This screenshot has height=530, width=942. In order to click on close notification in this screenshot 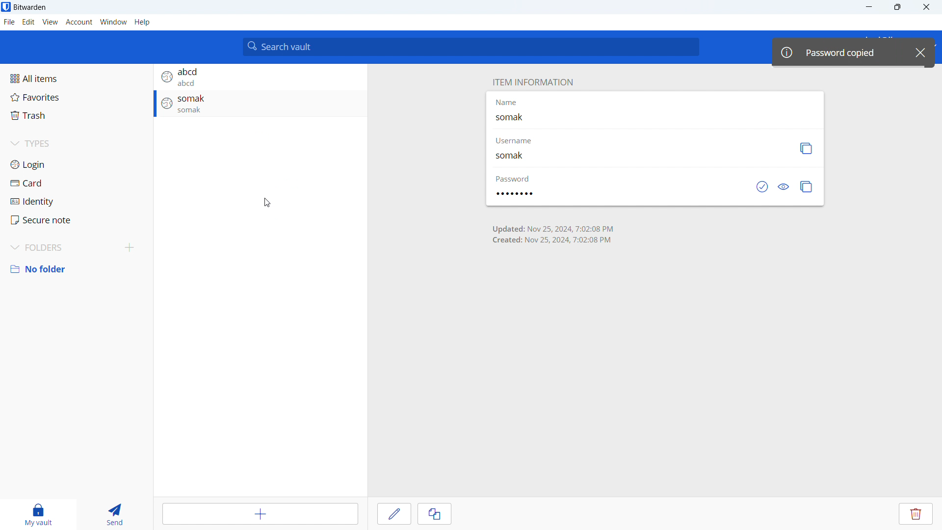, I will do `click(921, 52)`.